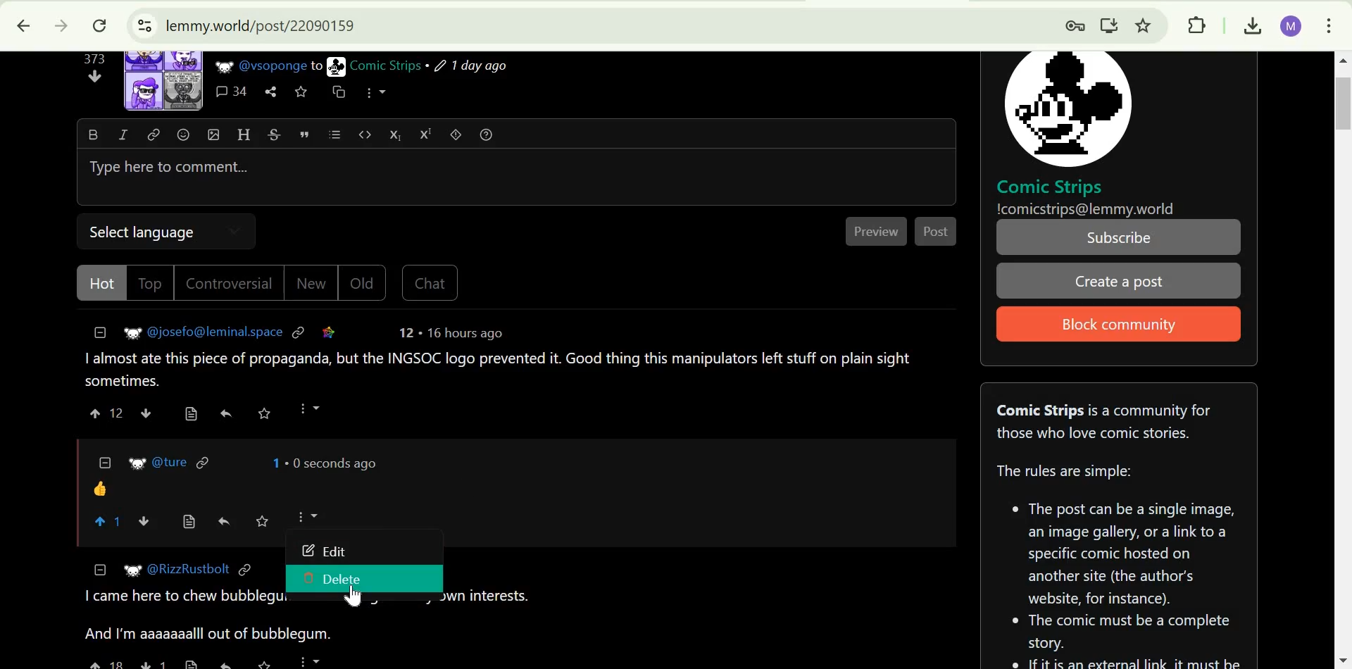 Image resolution: width=1352 pixels, height=669 pixels. What do you see at coordinates (337, 66) in the screenshot?
I see `picture` at bounding box center [337, 66].